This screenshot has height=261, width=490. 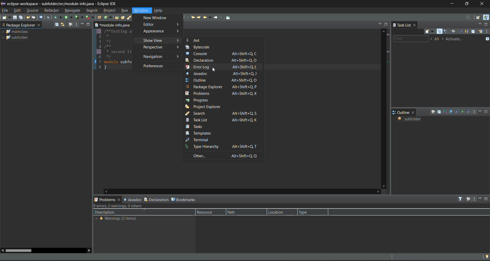 I want to click on hide static fields and methods, so click(x=456, y=112).